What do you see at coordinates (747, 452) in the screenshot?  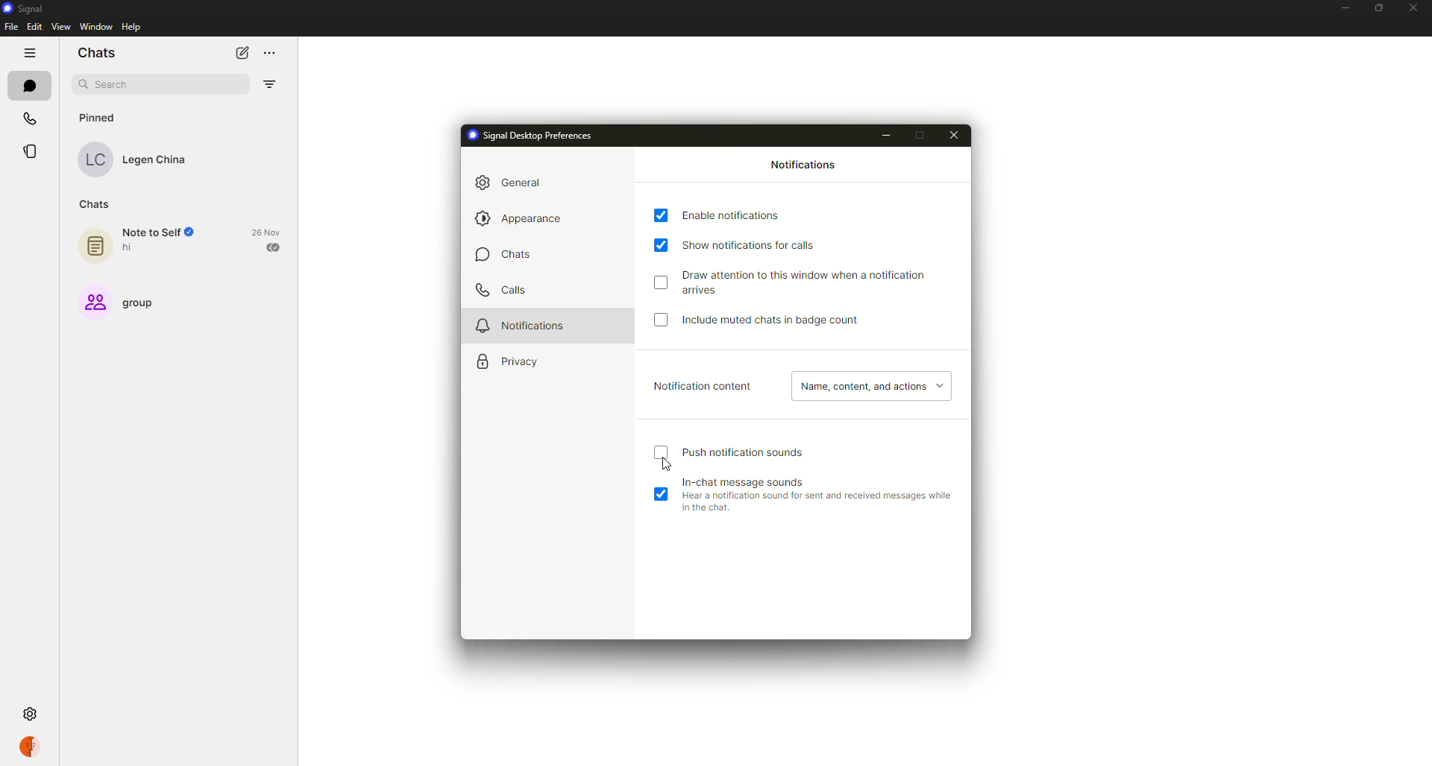 I see `push notification sound` at bounding box center [747, 452].